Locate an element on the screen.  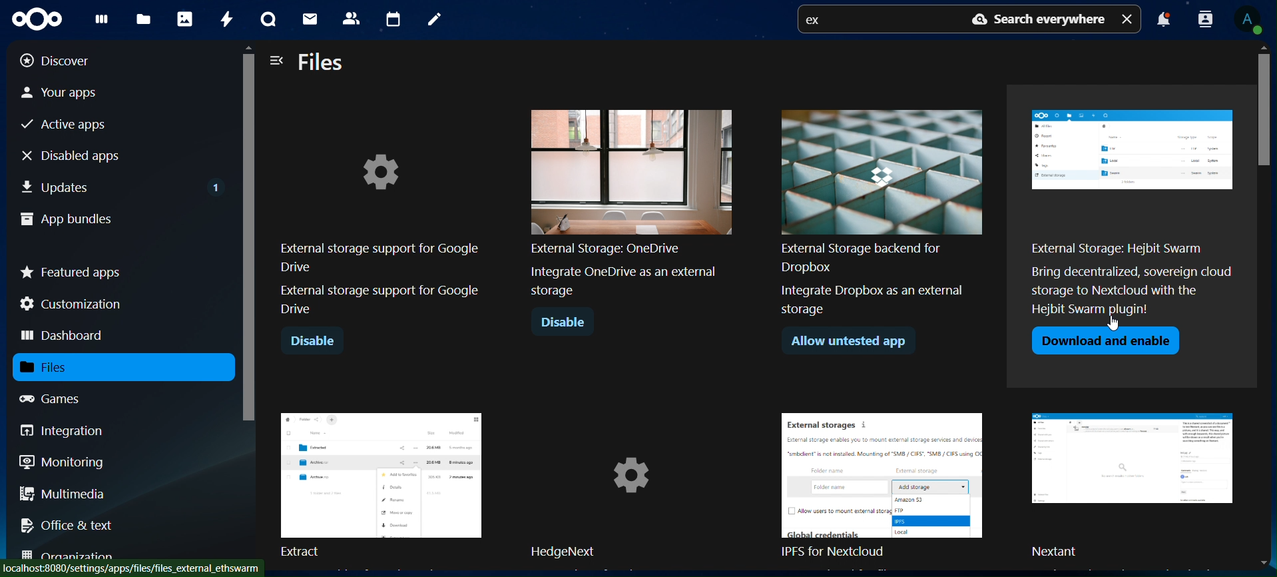
close navigation is located at coordinates (277, 59).